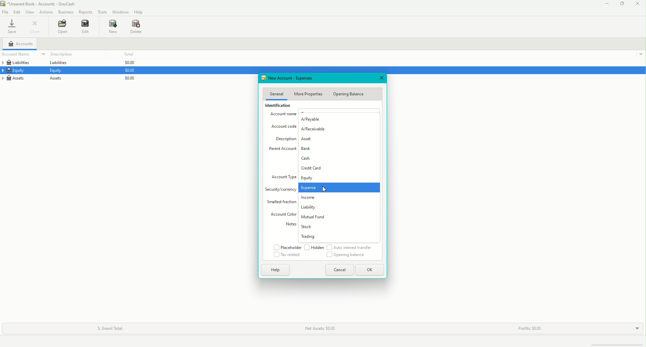 This screenshot has height=347, width=646. What do you see at coordinates (307, 138) in the screenshot?
I see `Asset` at bounding box center [307, 138].